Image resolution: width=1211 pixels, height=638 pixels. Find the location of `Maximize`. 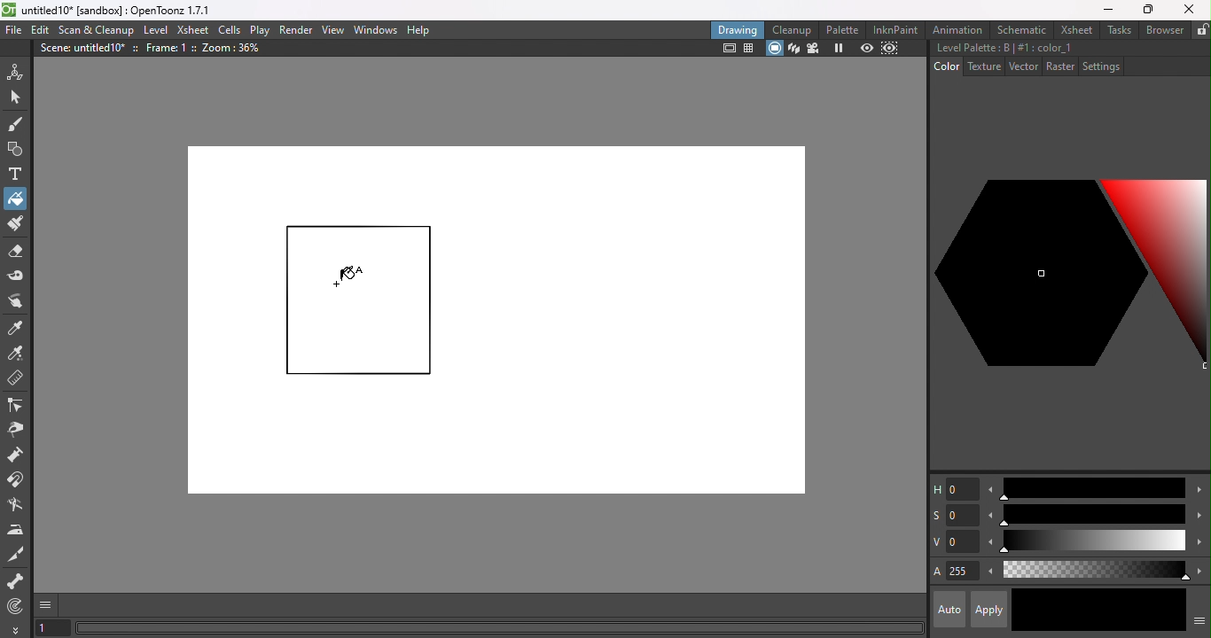

Maximize is located at coordinates (1145, 11).